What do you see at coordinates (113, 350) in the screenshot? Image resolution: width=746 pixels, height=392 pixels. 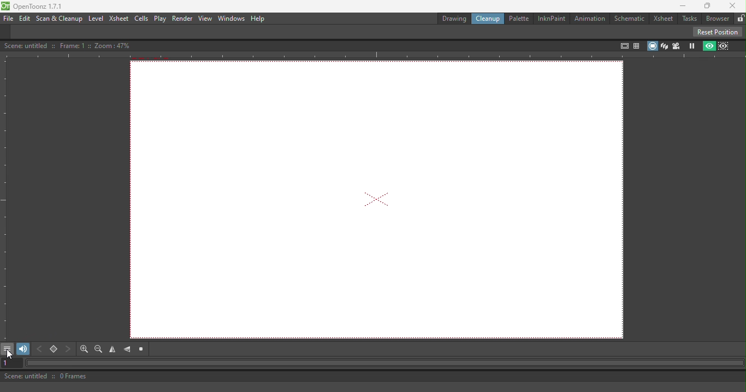 I see `Flip horizontally` at bounding box center [113, 350].